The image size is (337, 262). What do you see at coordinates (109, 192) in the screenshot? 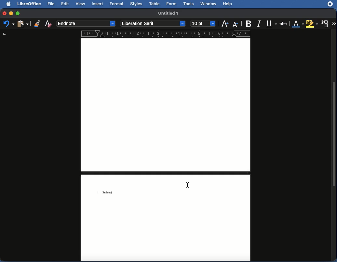
I see `Endnote` at bounding box center [109, 192].